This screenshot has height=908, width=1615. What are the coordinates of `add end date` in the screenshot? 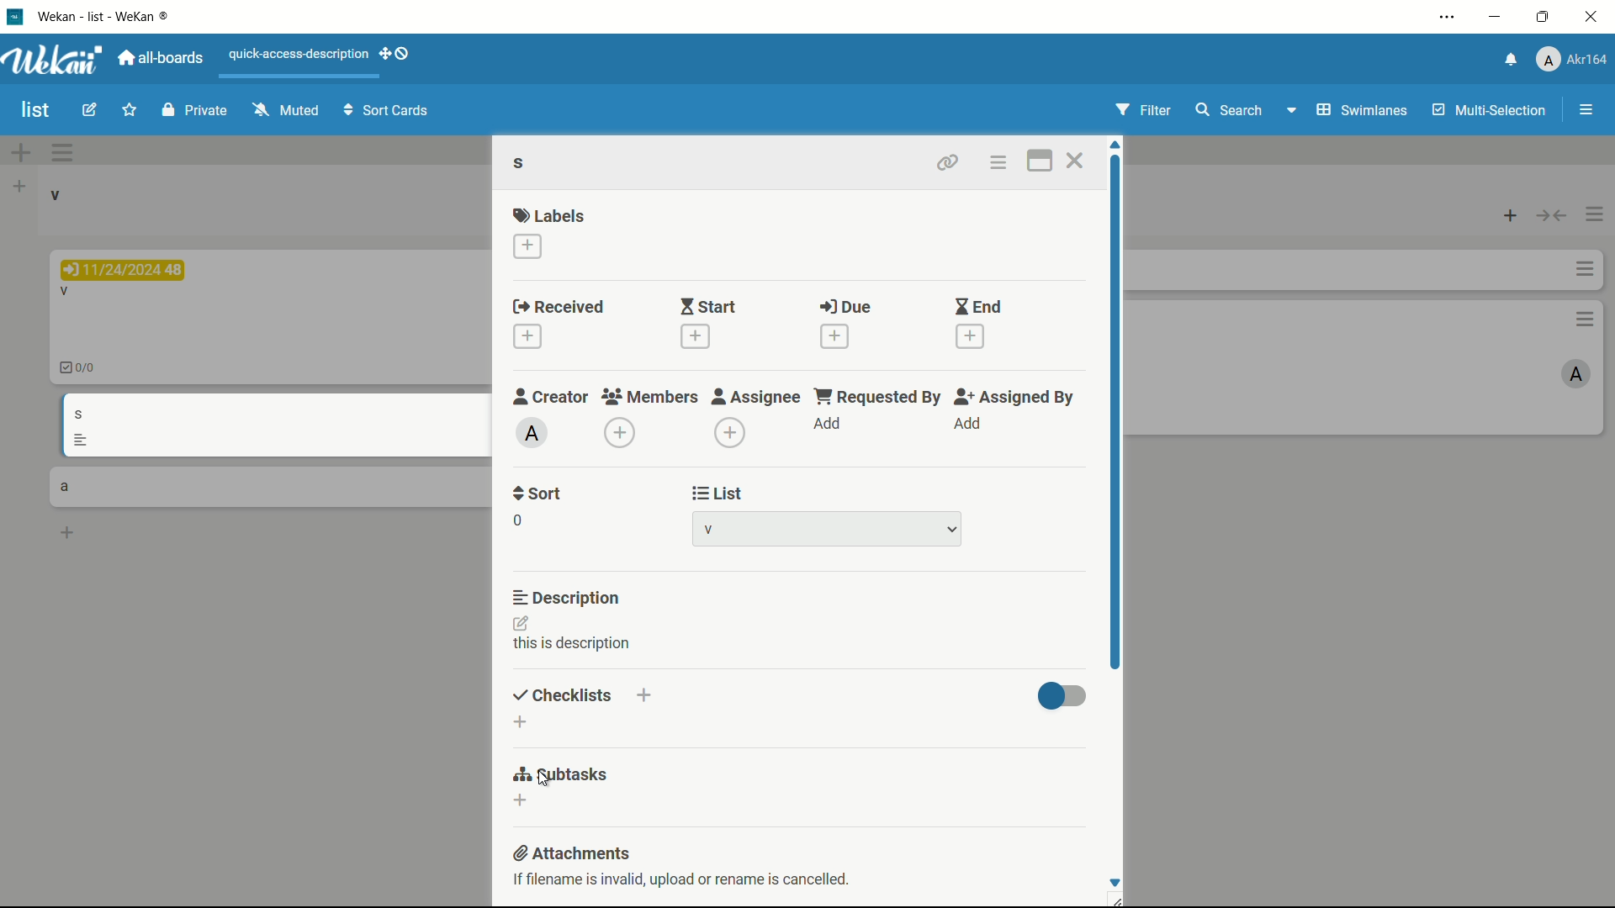 It's located at (972, 337).